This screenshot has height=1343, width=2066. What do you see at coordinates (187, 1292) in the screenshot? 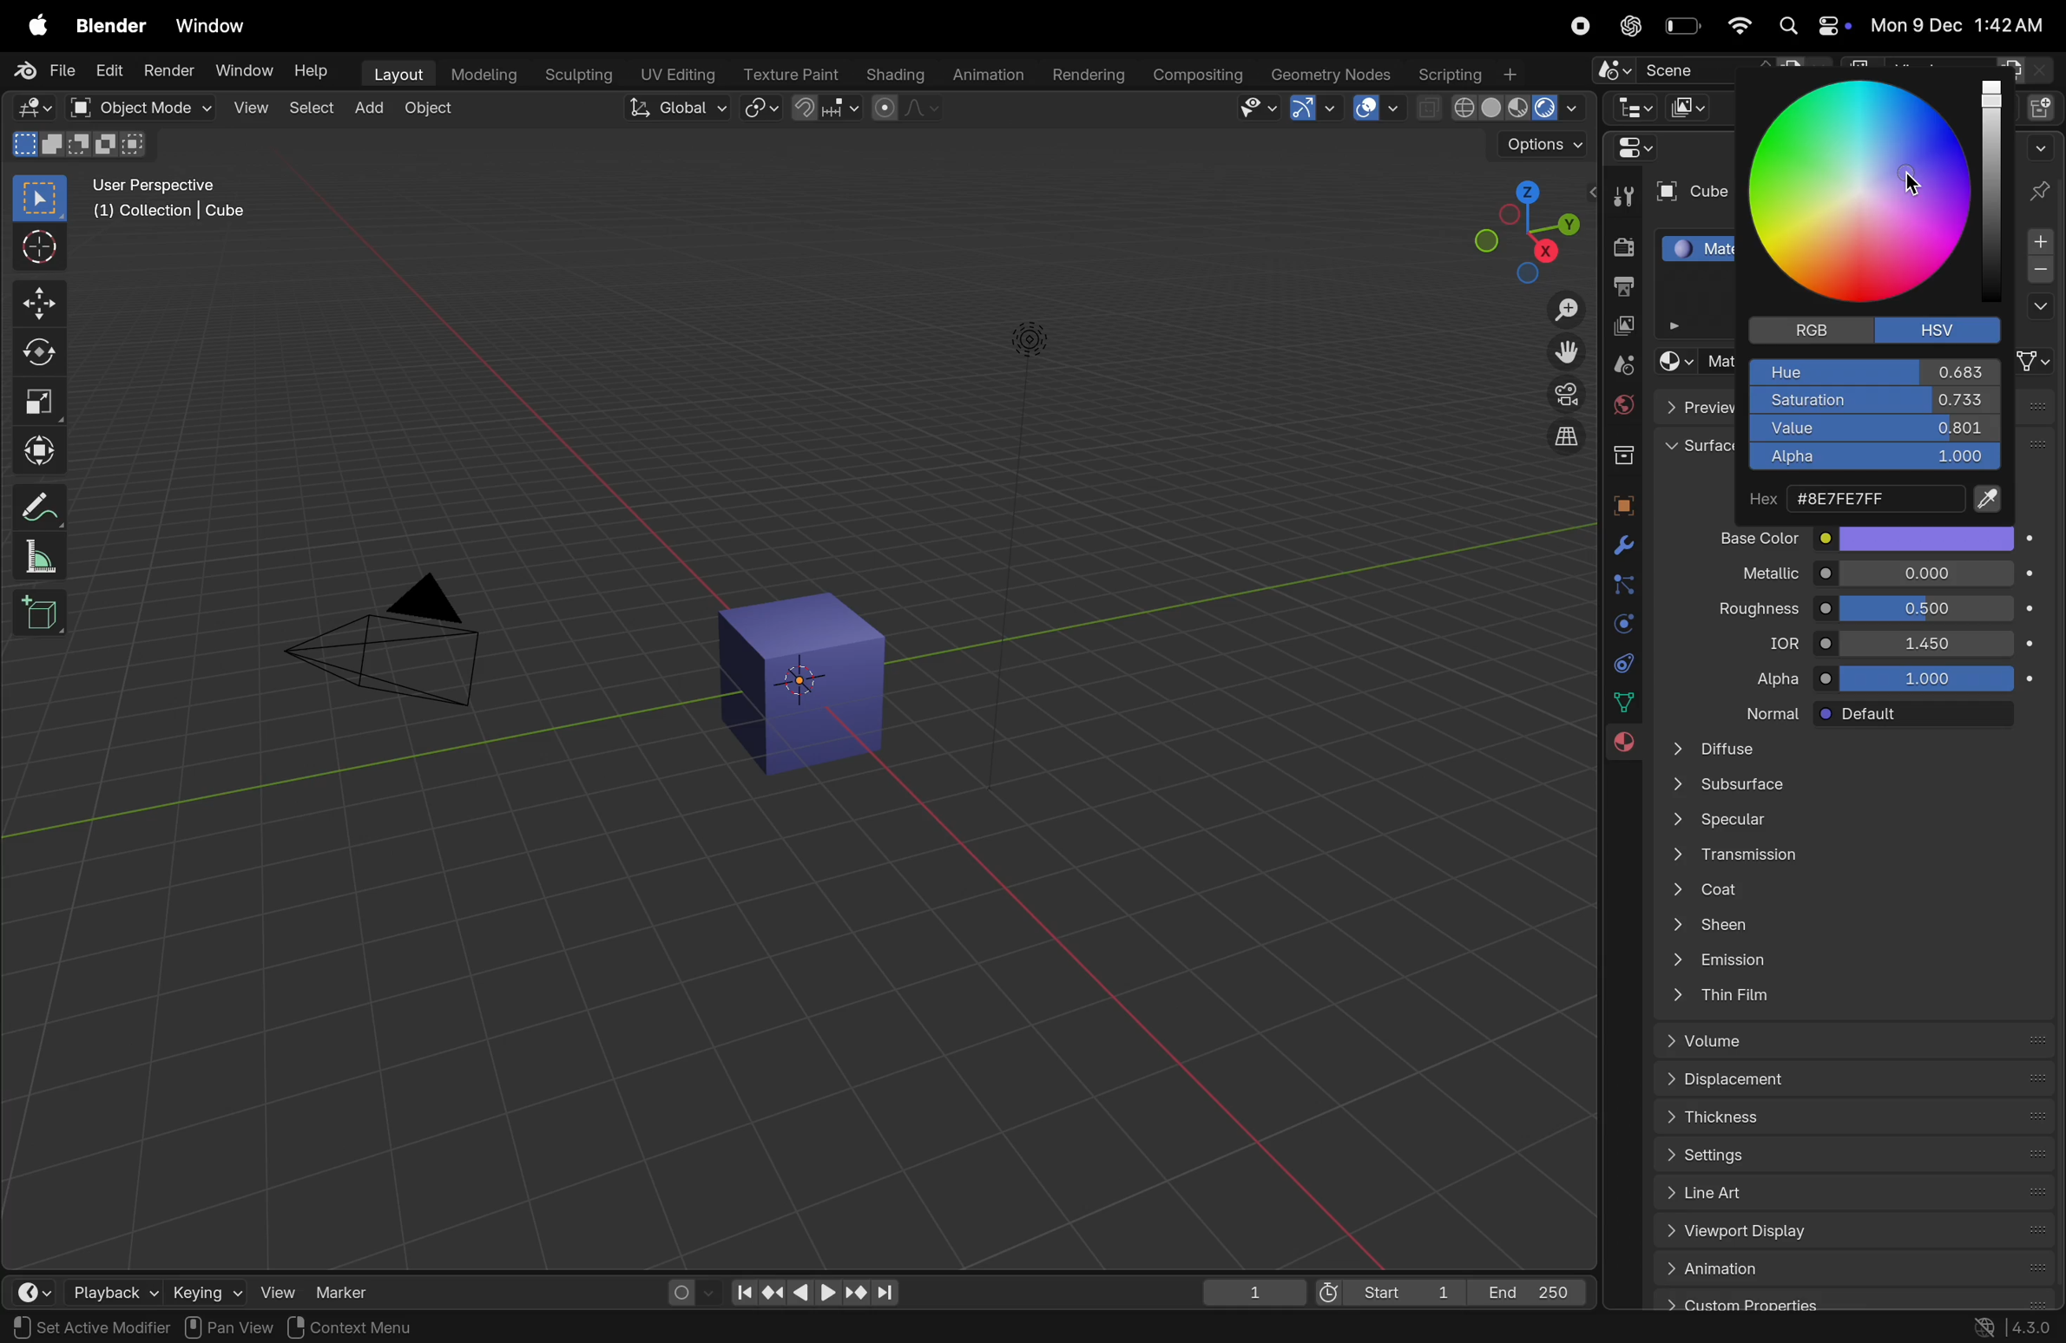
I see `keying` at bounding box center [187, 1292].